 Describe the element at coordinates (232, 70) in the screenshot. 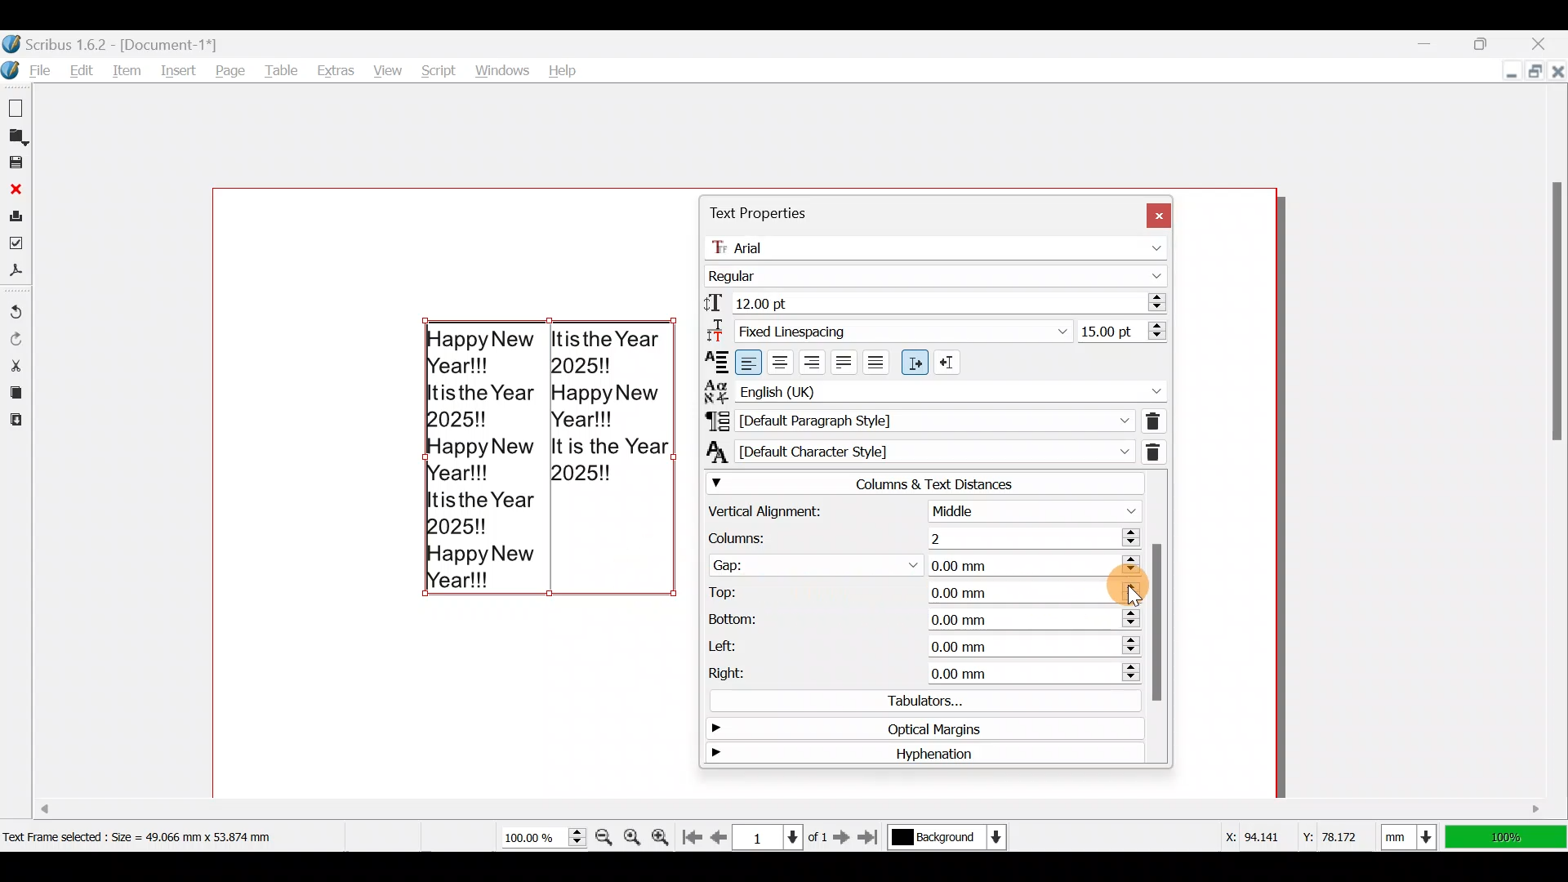

I see `Page` at that location.